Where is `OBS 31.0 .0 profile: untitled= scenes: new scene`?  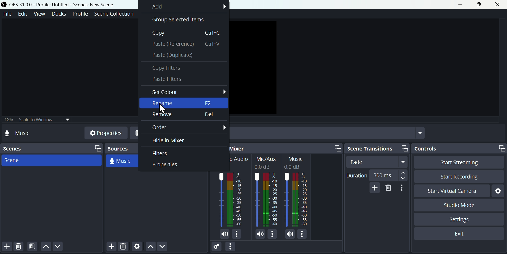 OBS 31.0 .0 profile: untitled= scenes: new scene is located at coordinates (60, 4).